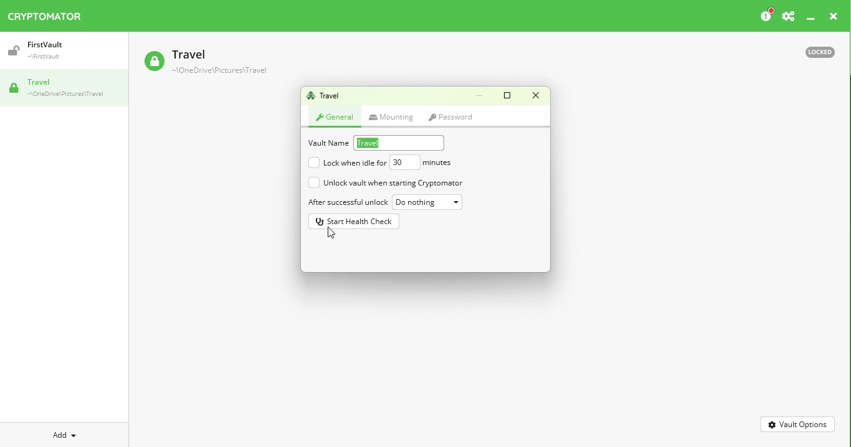 Image resolution: width=851 pixels, height=447 pixels. Describe the element at coordinates (345, 202) in the screenshot. I see `After successful unlock` at that location.